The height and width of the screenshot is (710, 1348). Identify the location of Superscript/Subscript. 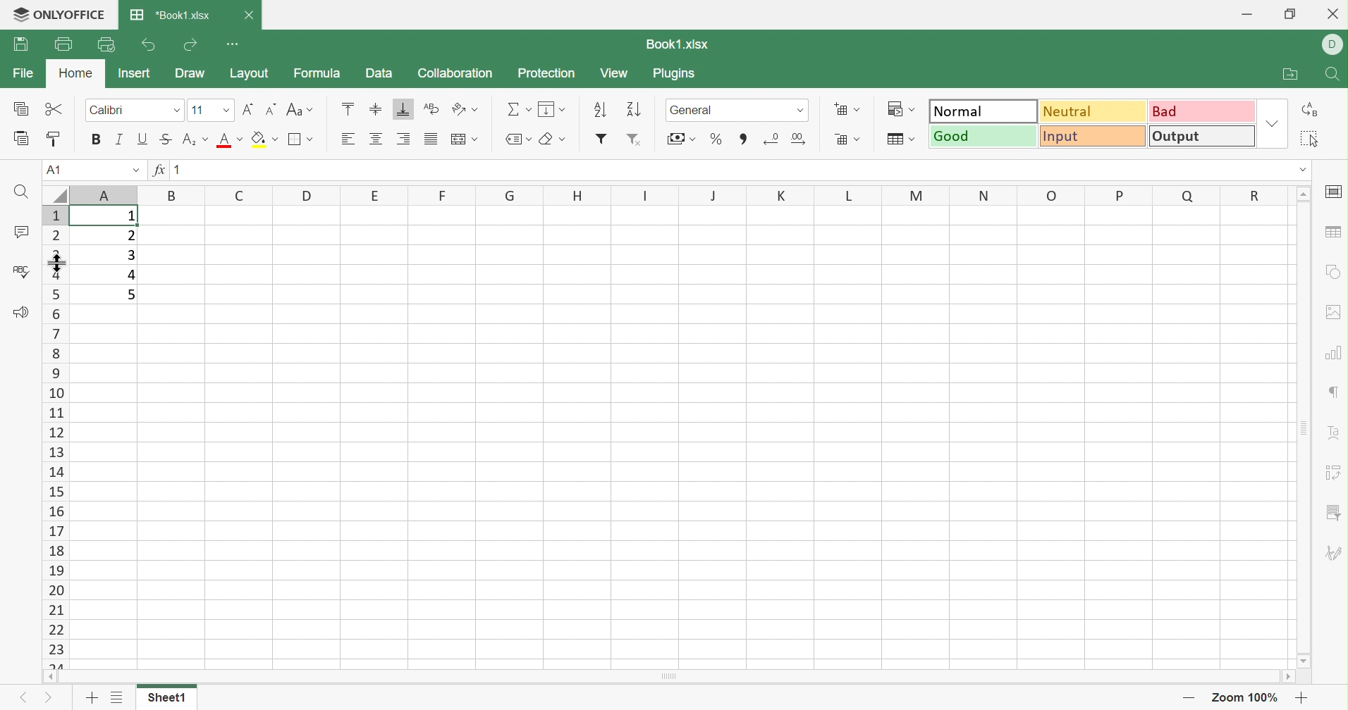
(188, 139).